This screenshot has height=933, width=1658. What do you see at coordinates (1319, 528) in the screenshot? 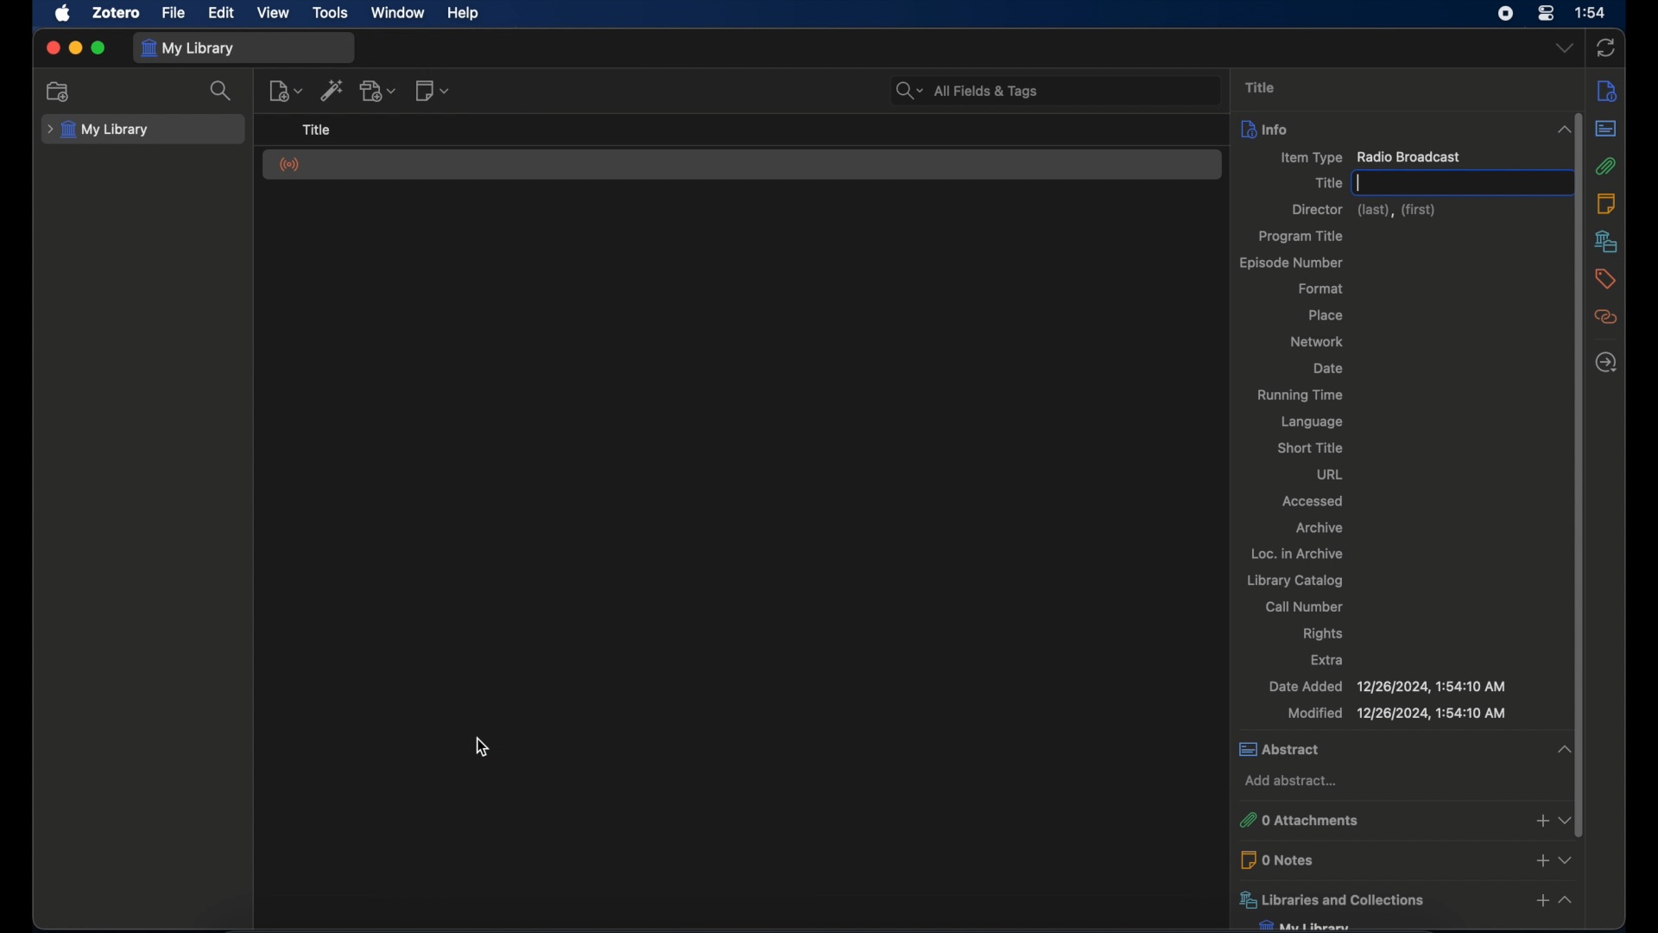
I see `archive` at bounding box center [1319, 528].